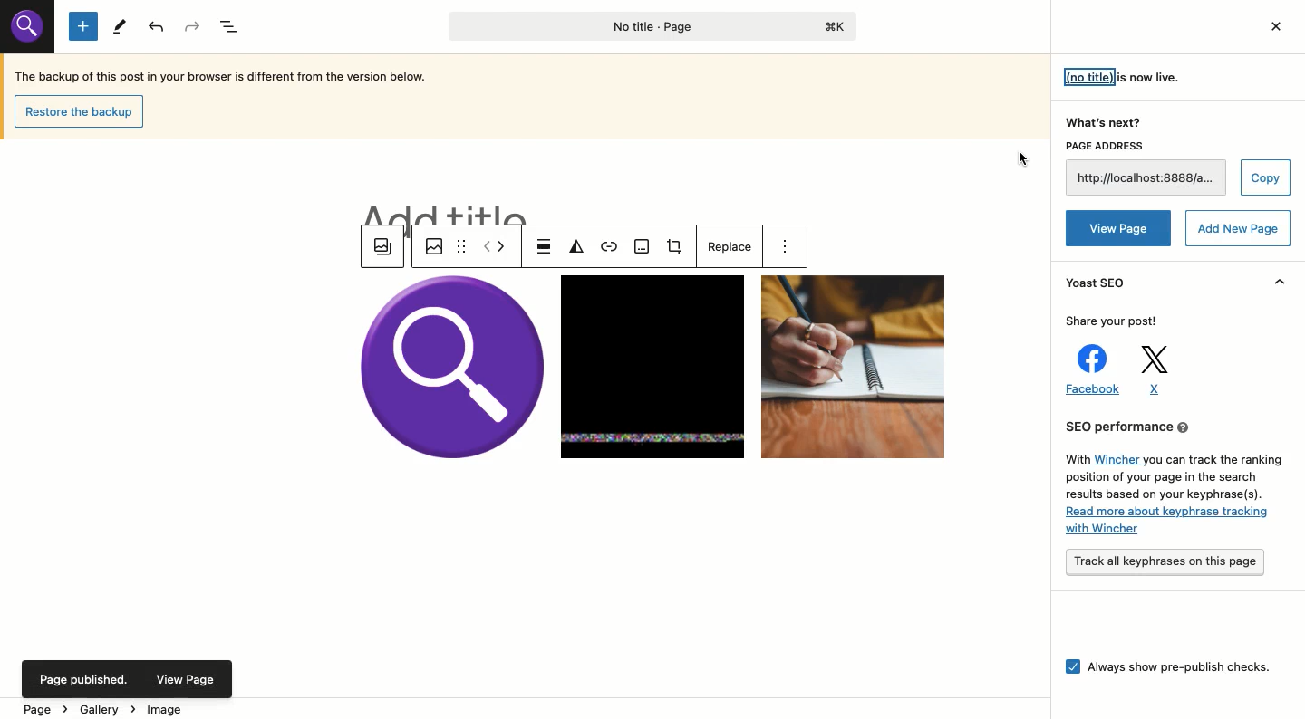  I want to click on Tools, so click(117, 25).